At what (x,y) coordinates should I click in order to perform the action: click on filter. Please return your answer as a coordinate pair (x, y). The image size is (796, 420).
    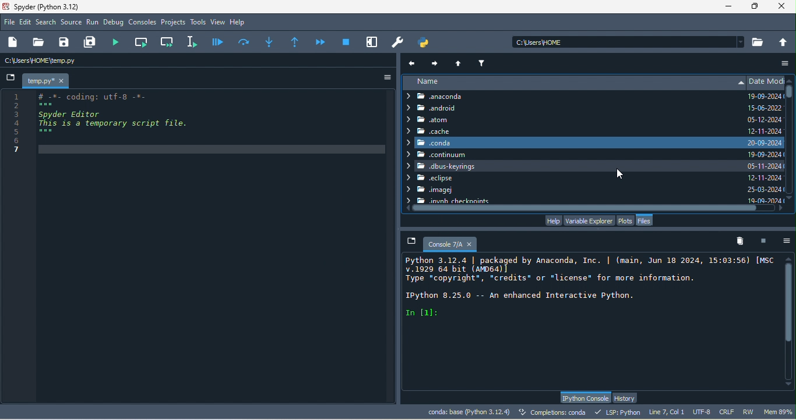
    Looking at the image, I should click on (483, 62).